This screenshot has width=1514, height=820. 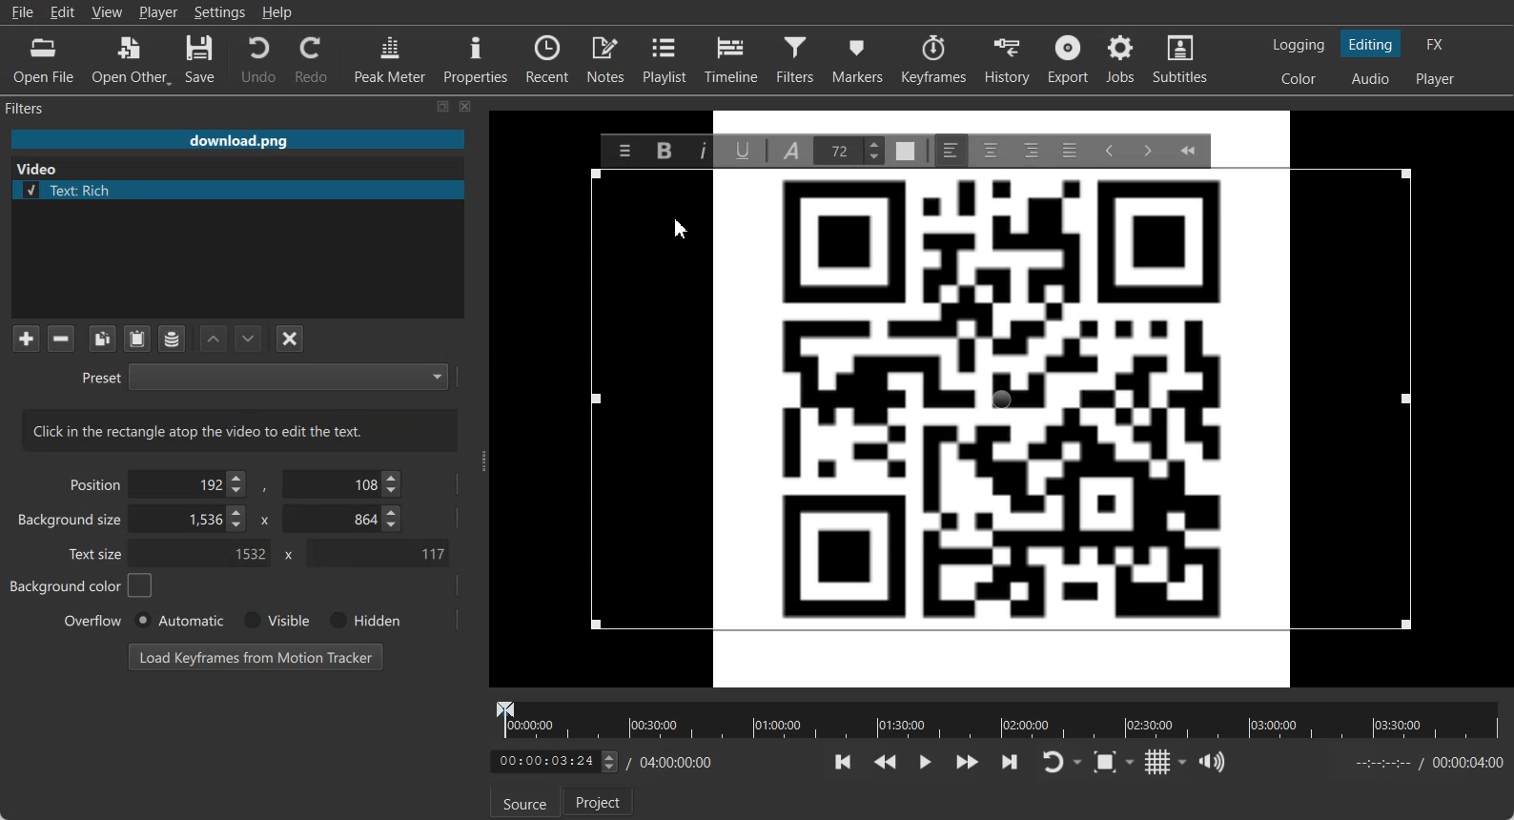 I want to click on Menu, so click(x=624, y=150).